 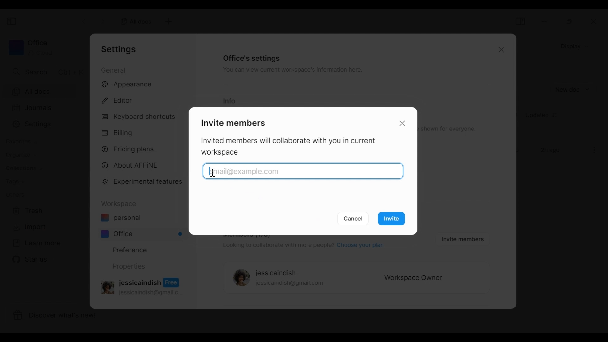 I want to click on Member"s email address, so click(x=304, y=172).